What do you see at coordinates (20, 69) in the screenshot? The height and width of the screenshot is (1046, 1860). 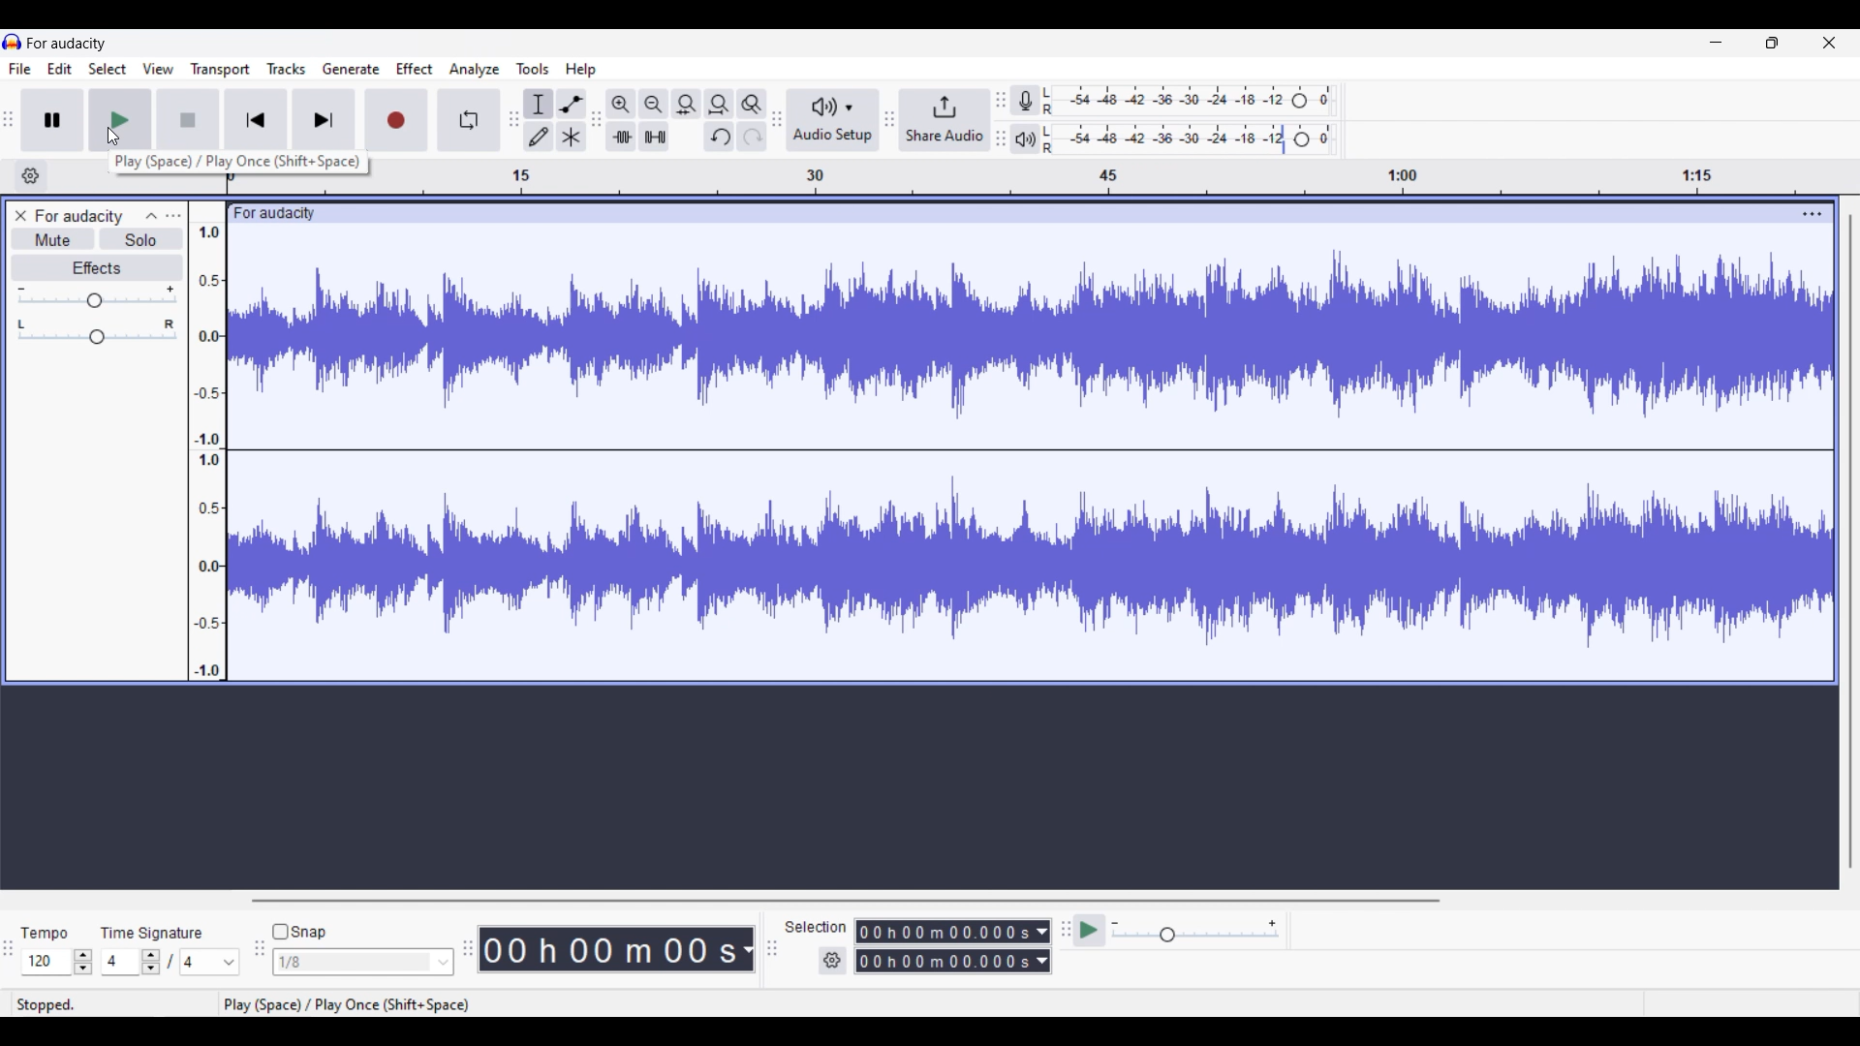 I see `File menu` at bounding box center [20, 69].